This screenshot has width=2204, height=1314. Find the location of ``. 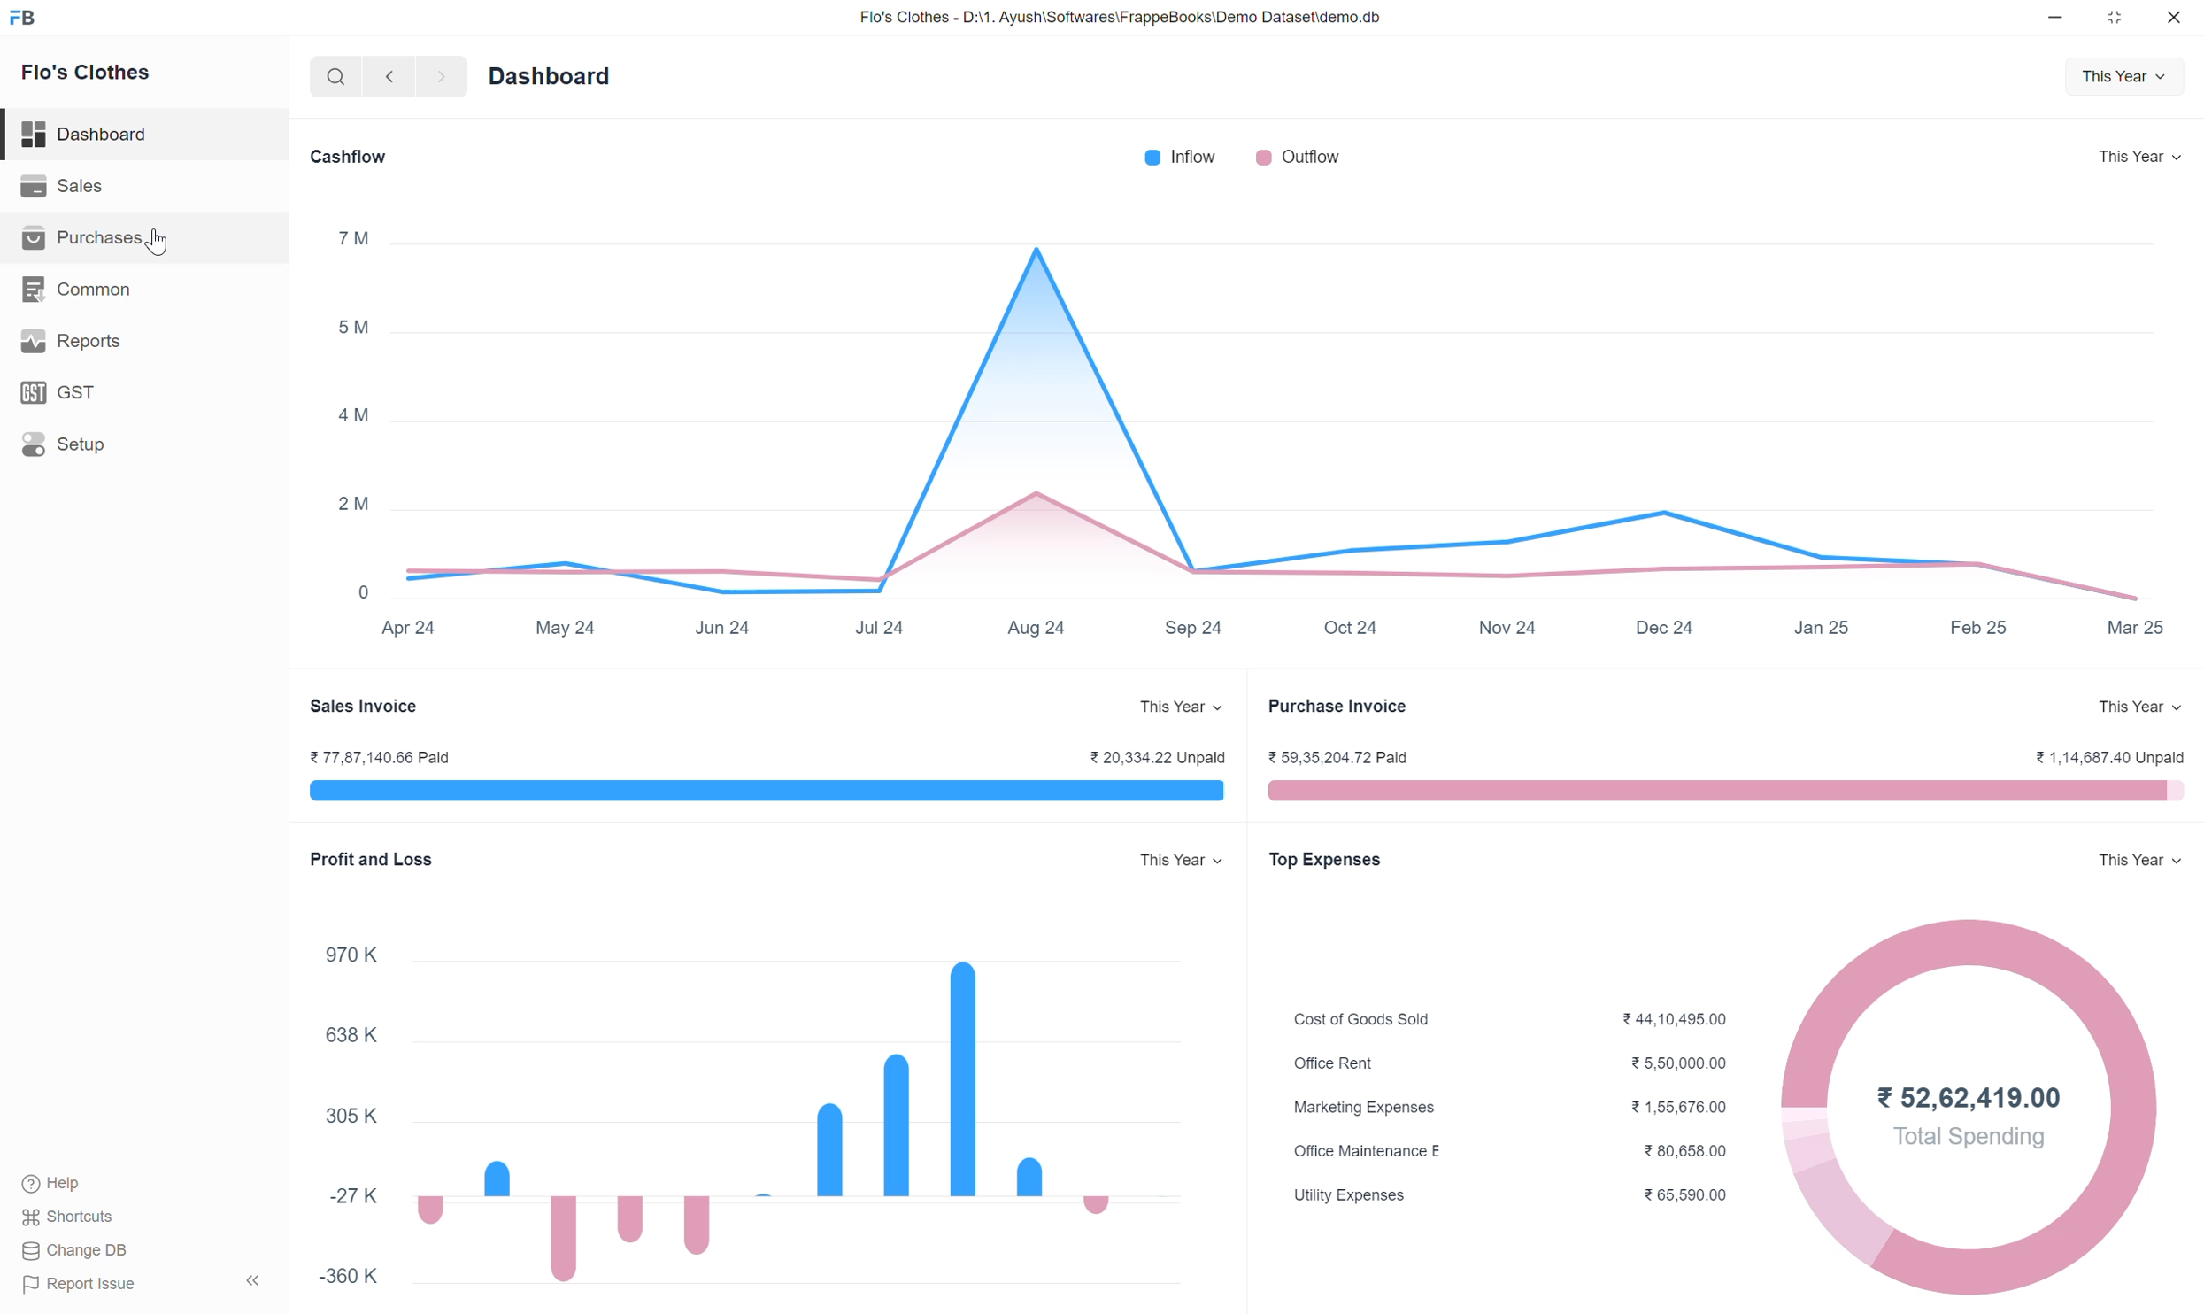

 is located at coordinates (1369, 1150).